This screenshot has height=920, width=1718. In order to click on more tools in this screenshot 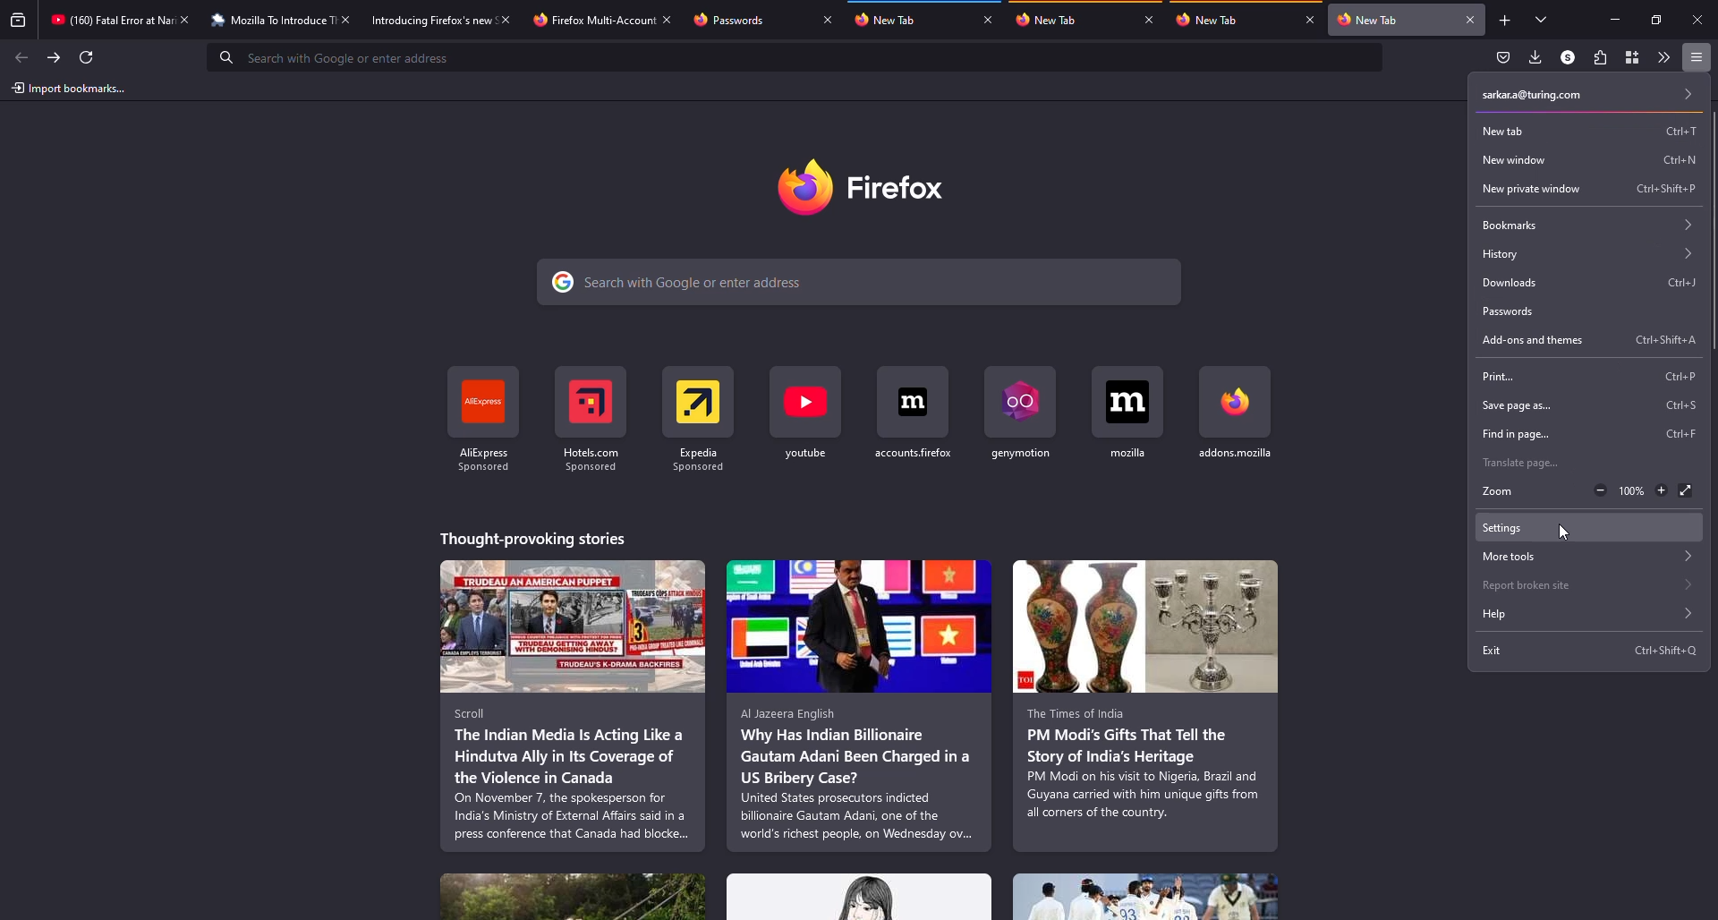, I will do `click(1663, 57)`.